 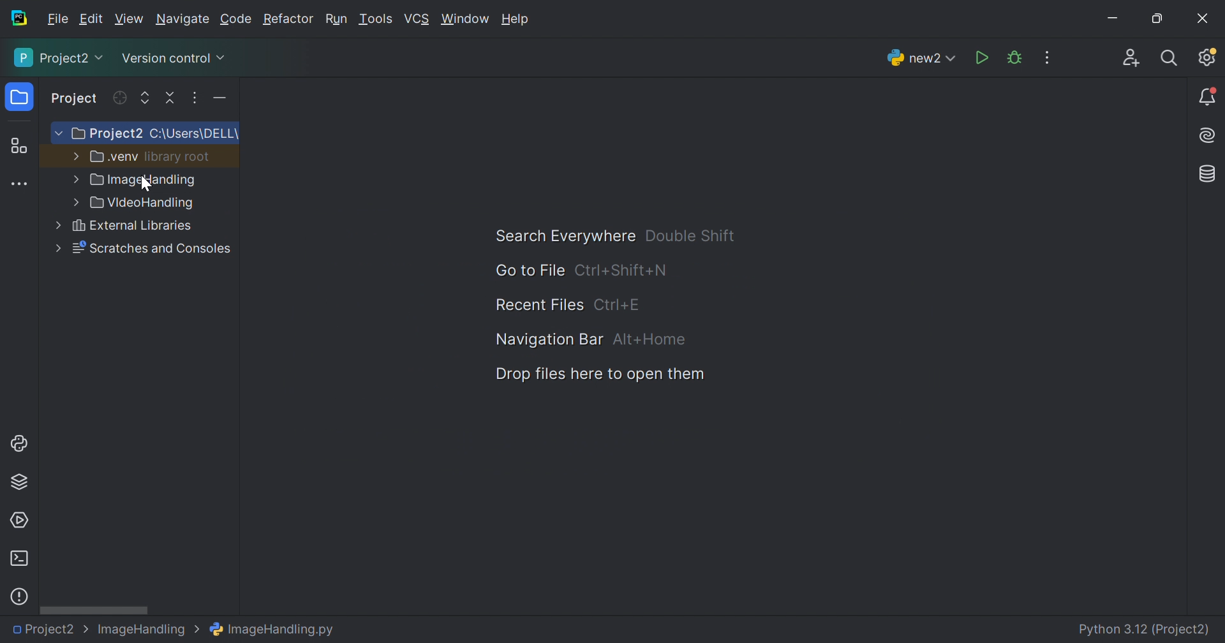 I want to click on Dop files here to open them, so click(x=595, y=374).